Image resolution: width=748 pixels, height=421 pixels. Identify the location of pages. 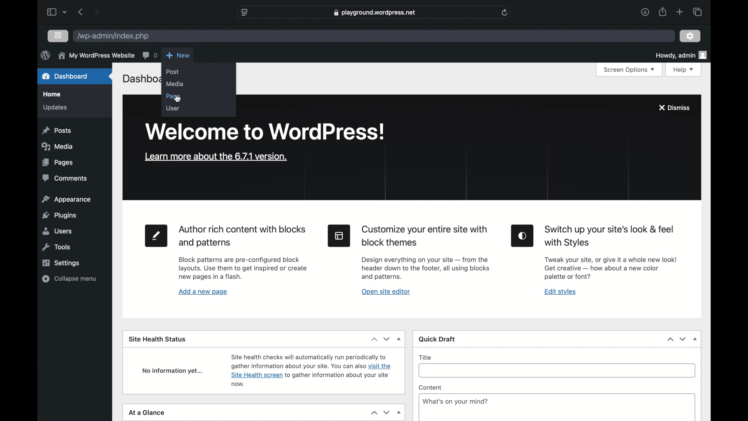
(57, 162).